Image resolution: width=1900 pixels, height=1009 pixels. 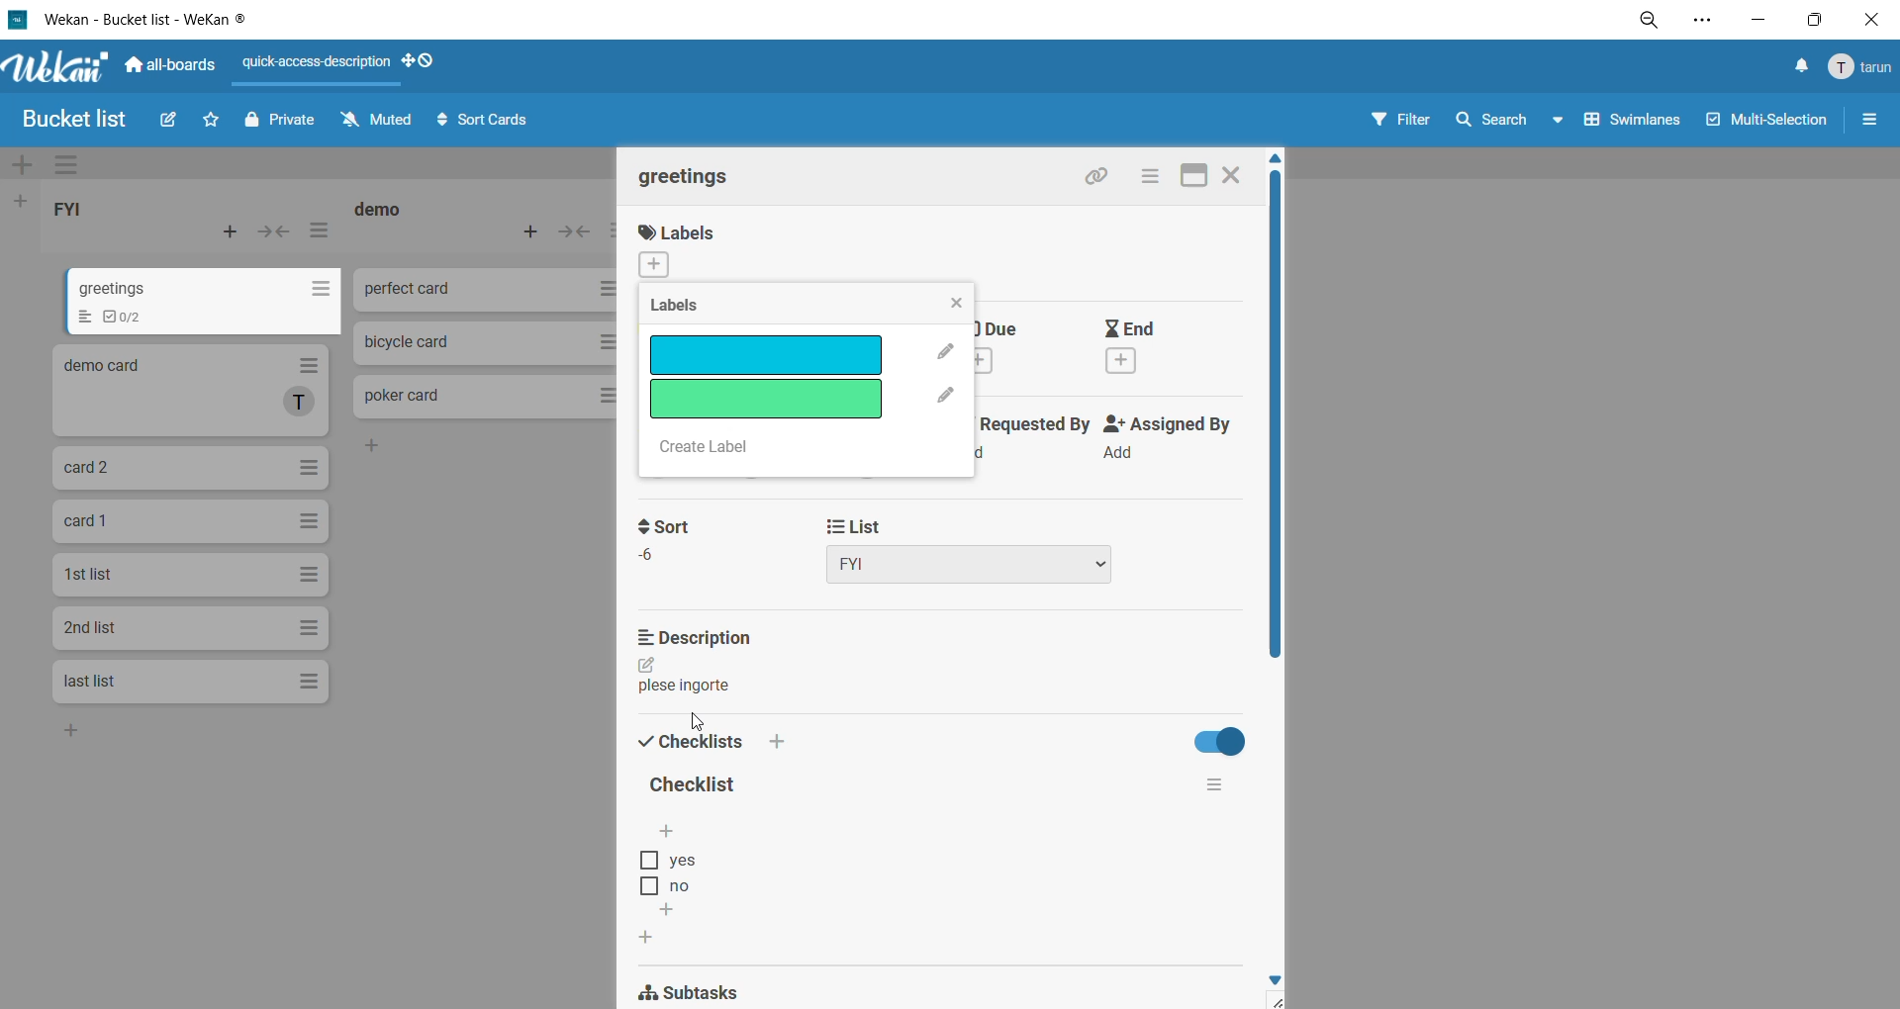 What do you see at coordinates (384, 209) in the screenshot?
I see `list title` at bounding box center [384, 209].